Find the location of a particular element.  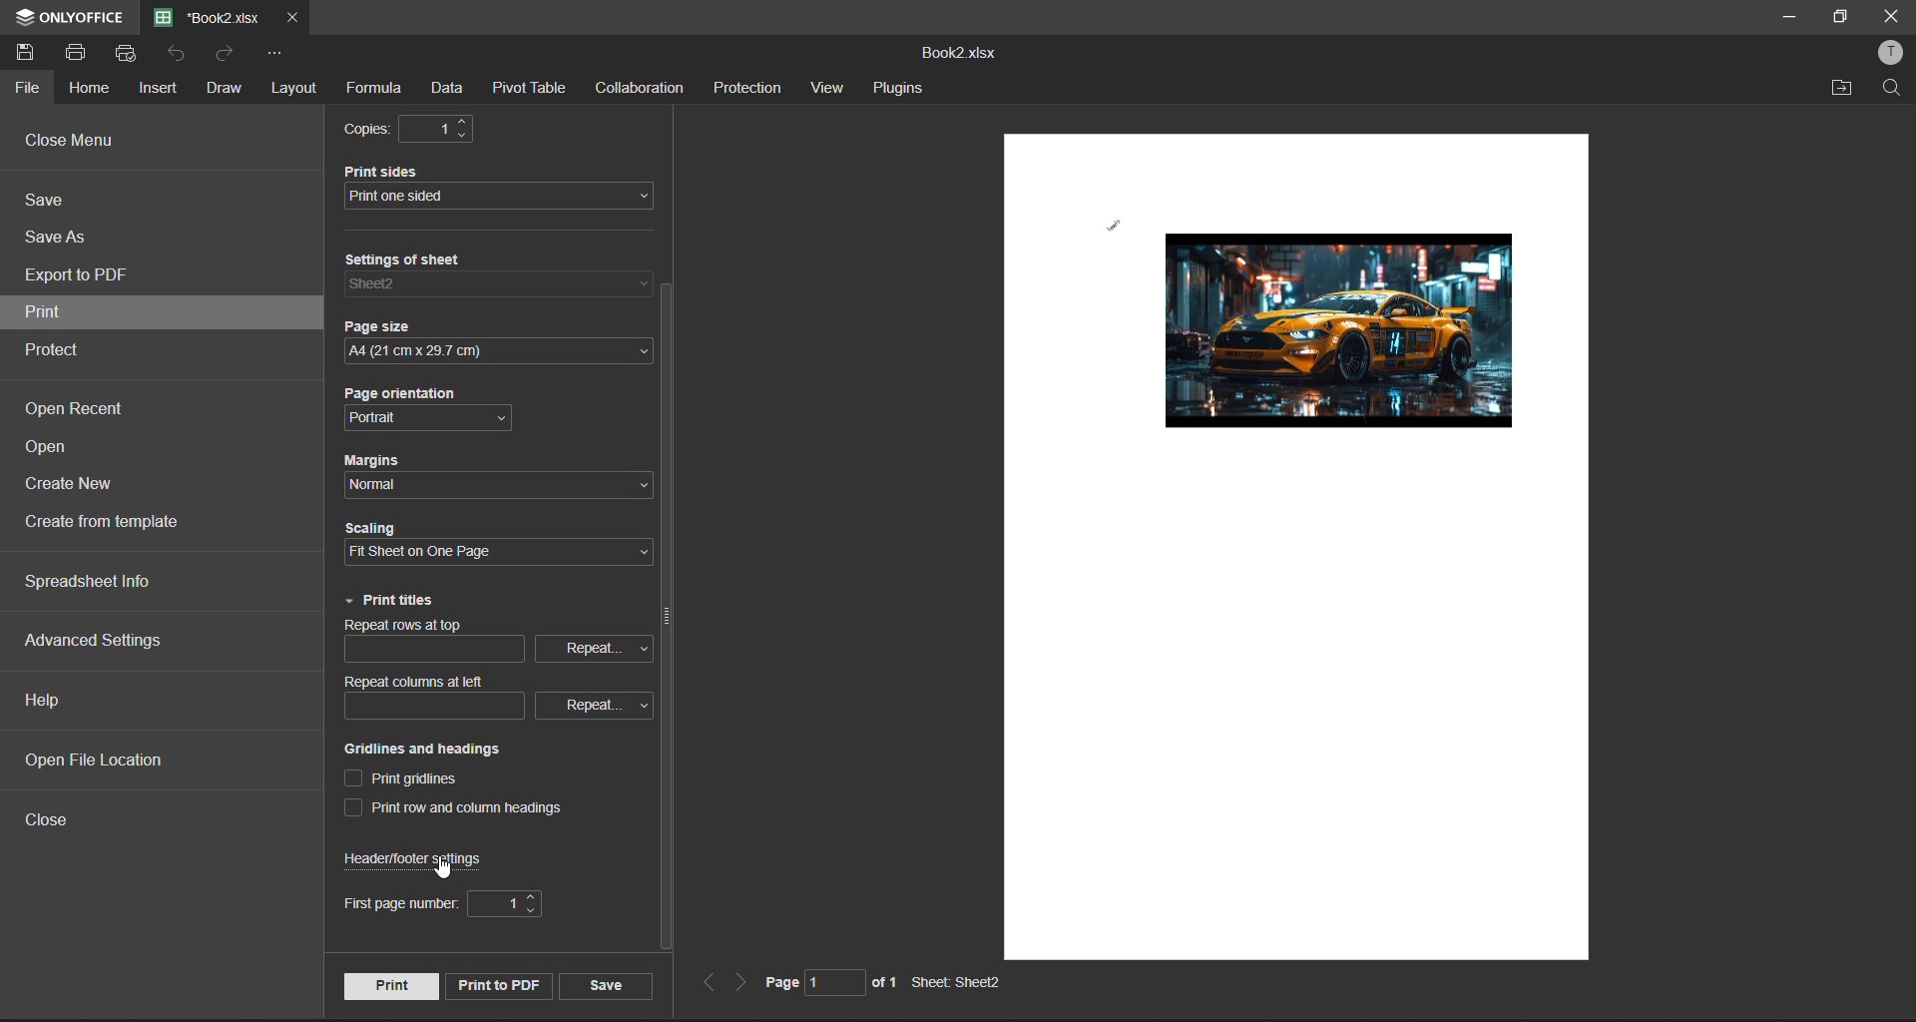

minimize is located at coordinates (1785, 15).